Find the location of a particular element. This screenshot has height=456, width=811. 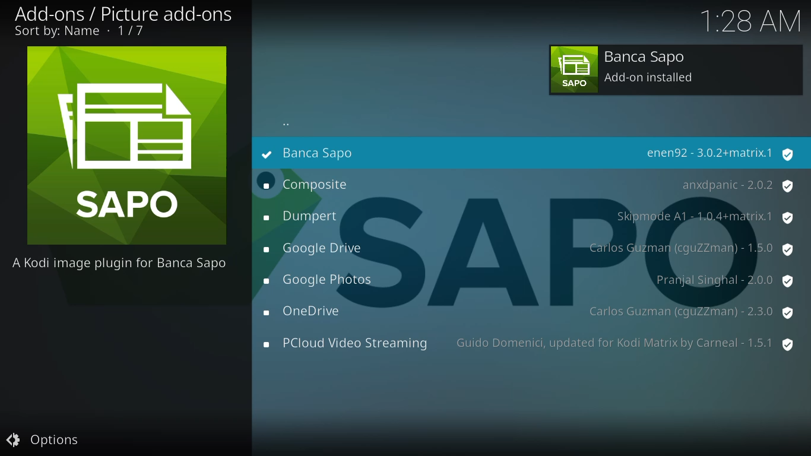

installed is located at coordinates (265, 154).